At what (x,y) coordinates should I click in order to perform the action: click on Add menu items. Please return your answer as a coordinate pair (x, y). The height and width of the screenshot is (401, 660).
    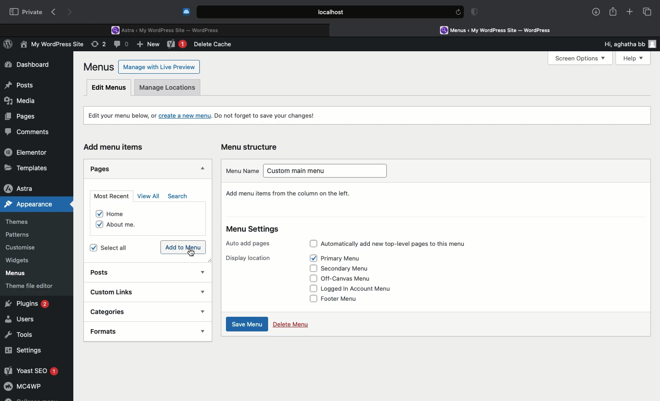
    Looking at the image, I should click on (117, 147).